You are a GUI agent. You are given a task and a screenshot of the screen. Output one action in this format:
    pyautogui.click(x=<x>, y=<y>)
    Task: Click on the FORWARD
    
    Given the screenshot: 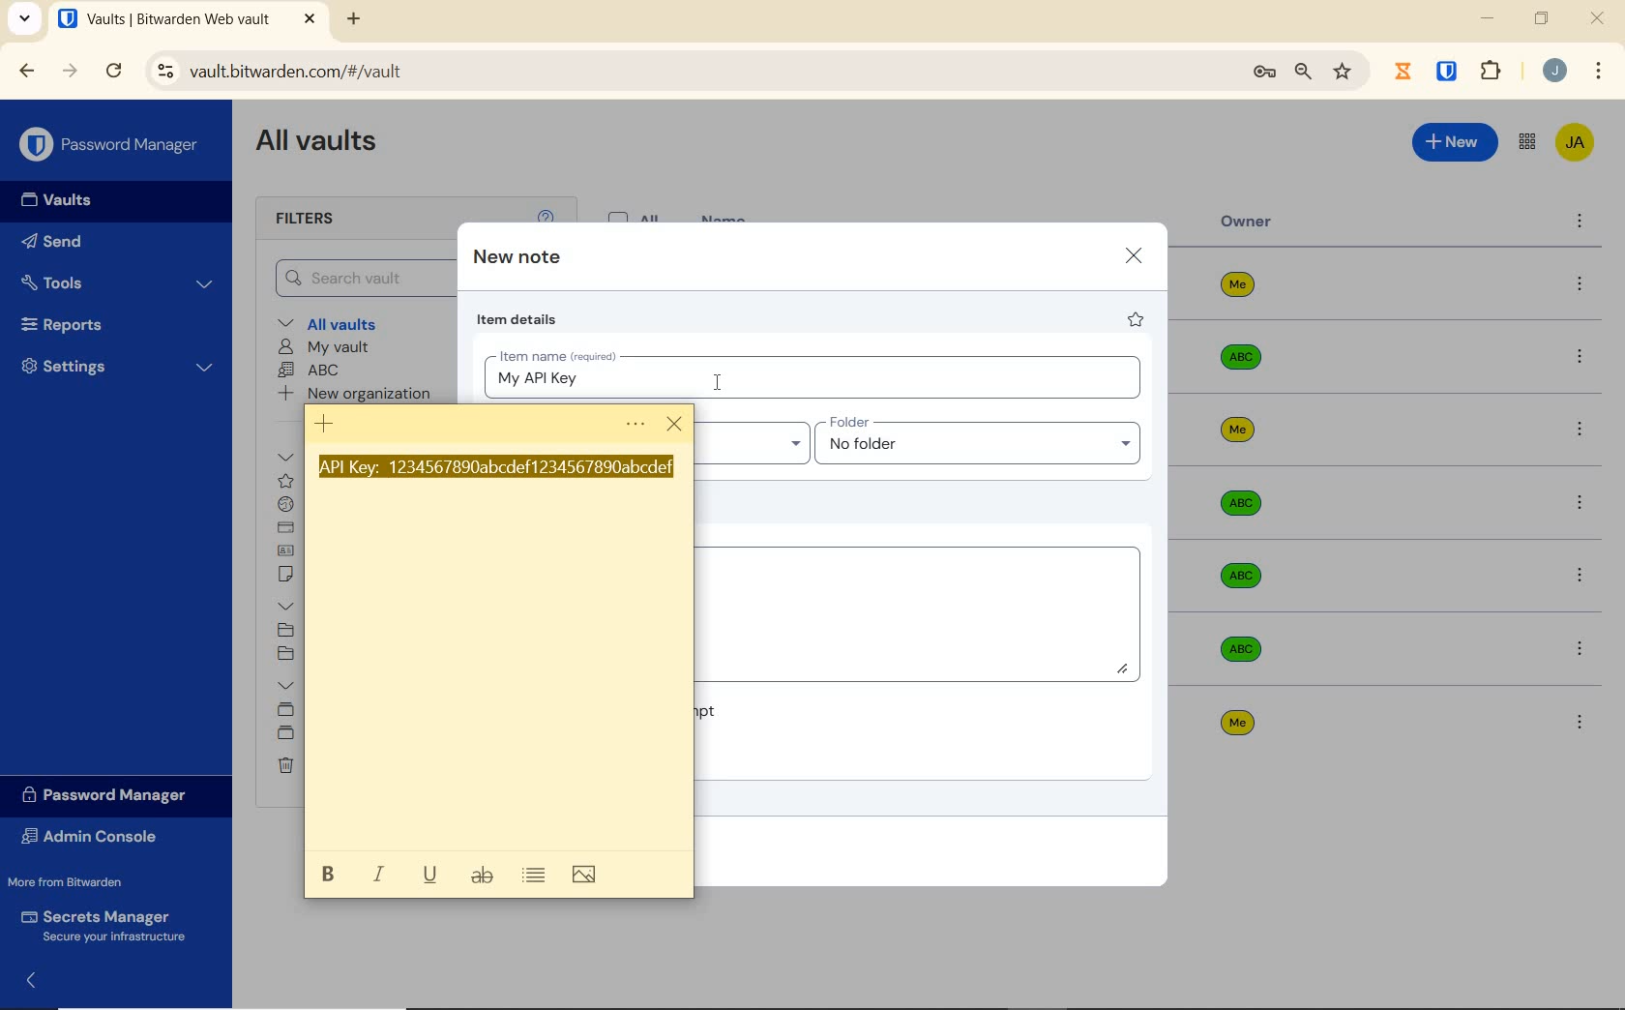 What is the action you would take?
    pyautogui.click(x=71, y=73)
    